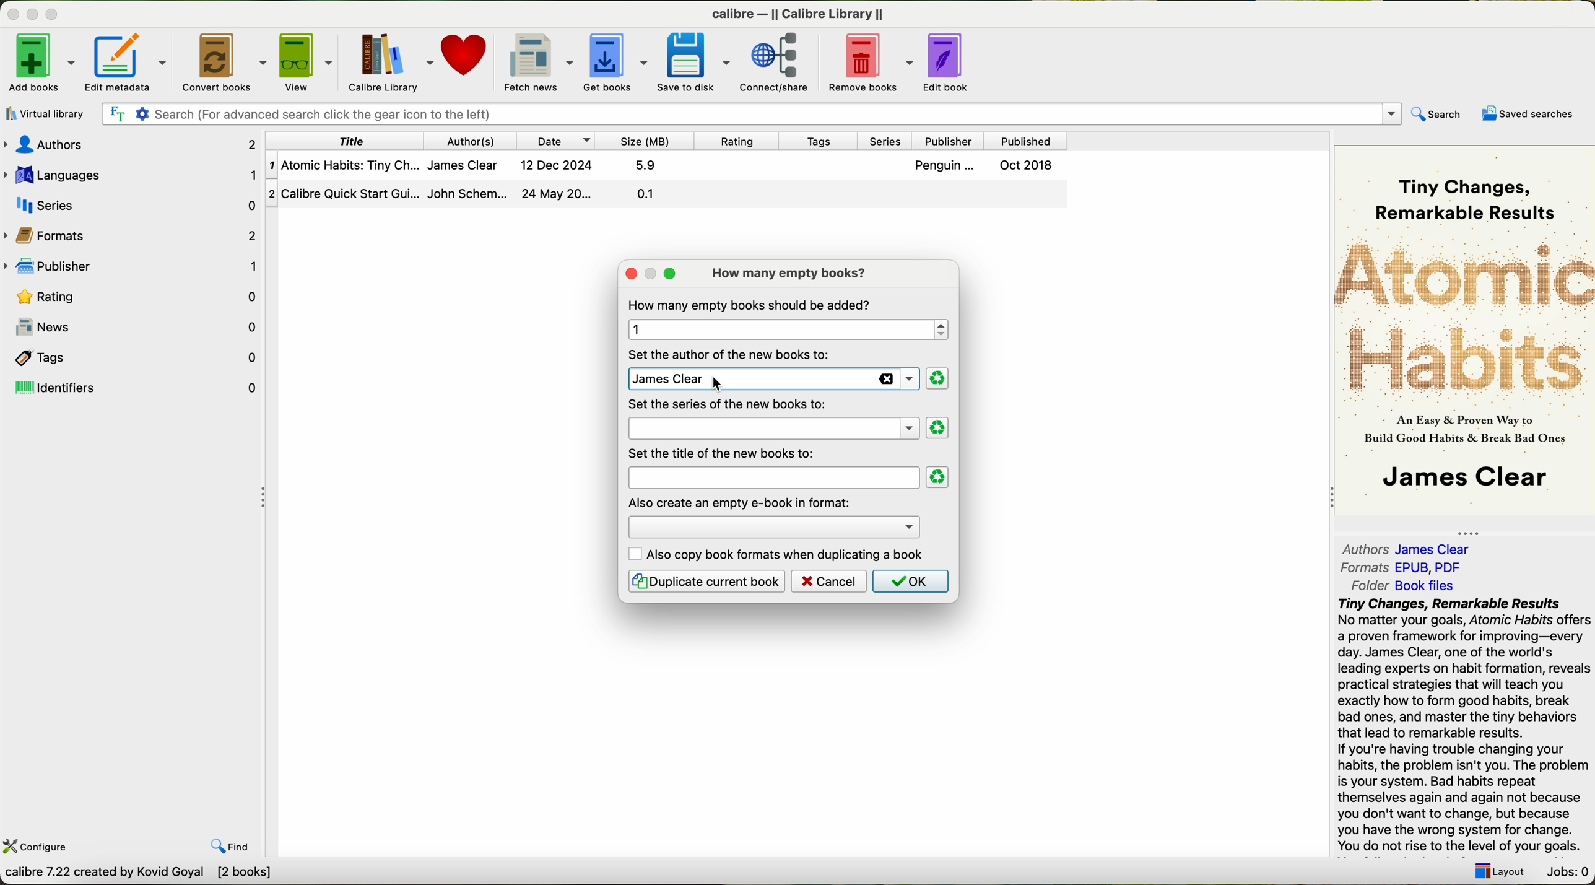 Image resolution: width=1595 pixels, height=885 pixels. Describe the element at coordinates (613, 62) in the screenshot. I see `get books` at that location.